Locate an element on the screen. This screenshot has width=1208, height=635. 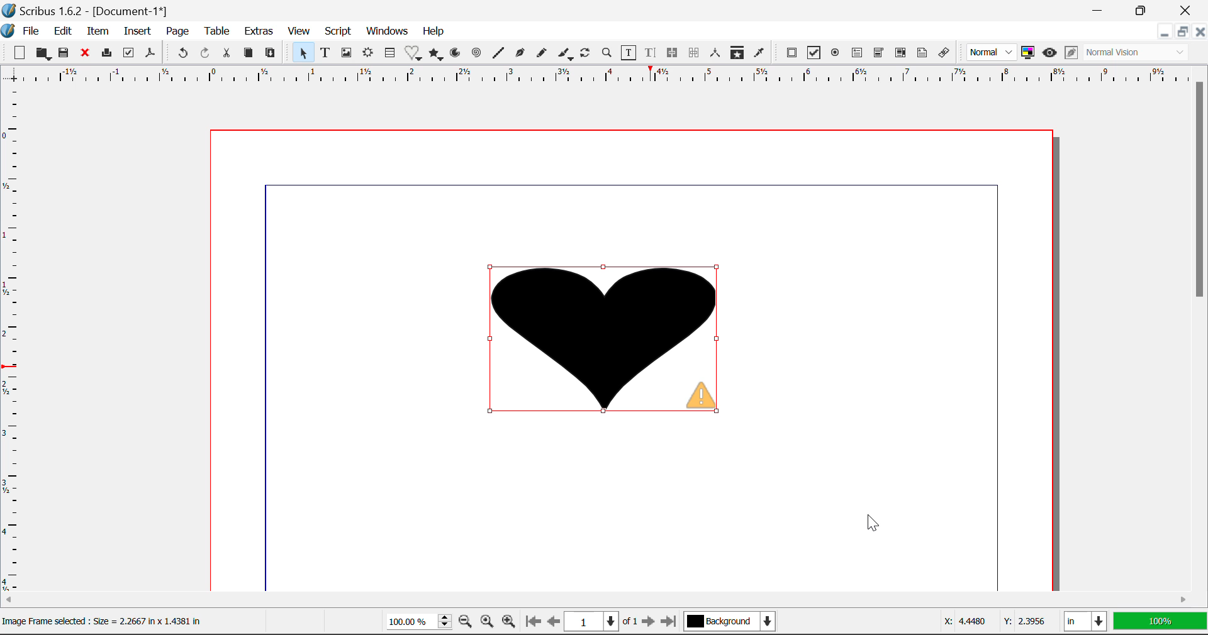
Scribus Logo is located at coordinates (8, 31).